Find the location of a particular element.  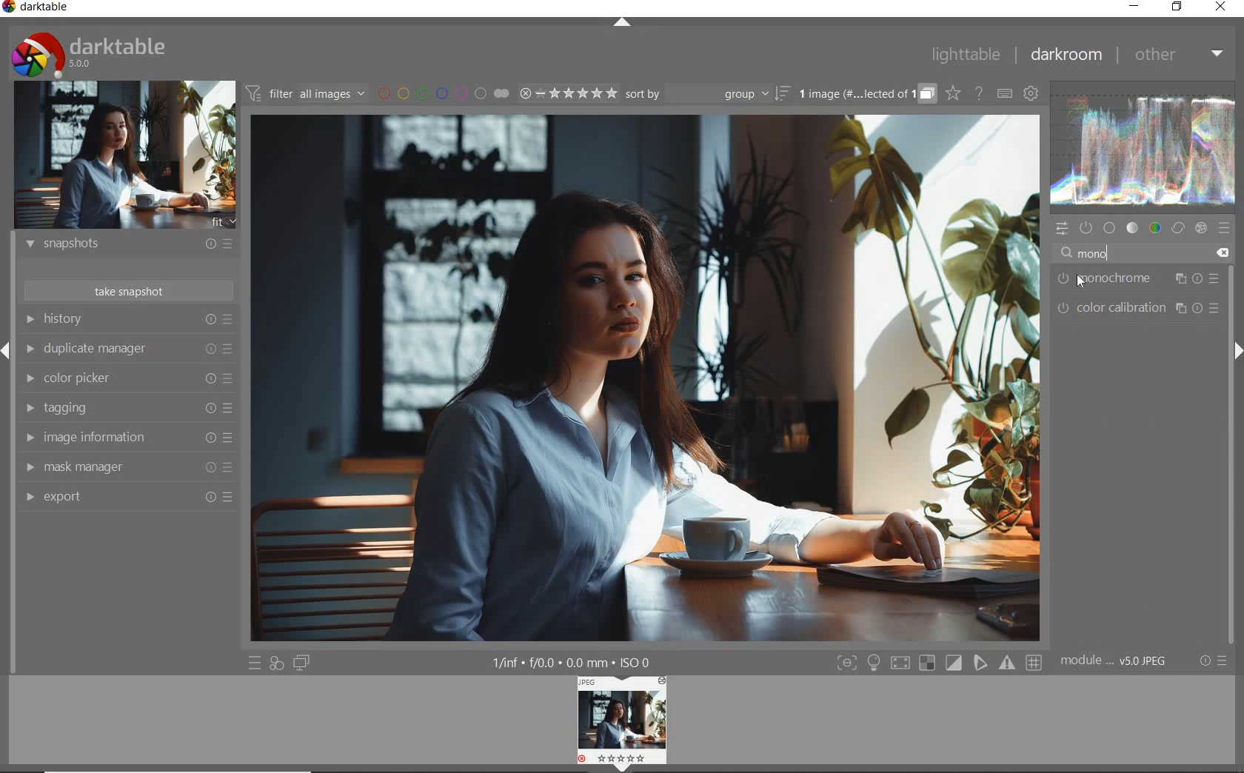

grouped images is located at coordinates (866, 95).